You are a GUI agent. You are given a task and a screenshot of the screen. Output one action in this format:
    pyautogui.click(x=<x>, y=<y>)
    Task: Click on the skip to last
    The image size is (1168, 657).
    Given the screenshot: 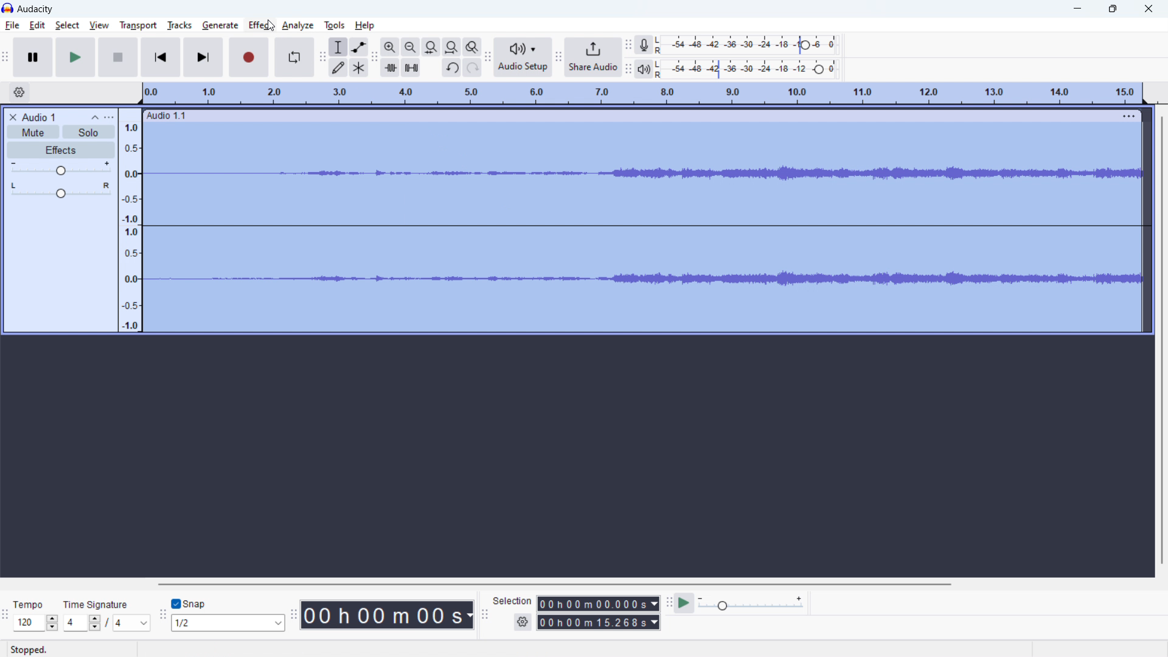 What is the action you would take?
    pyautogui.click(x=204, y=58)
    